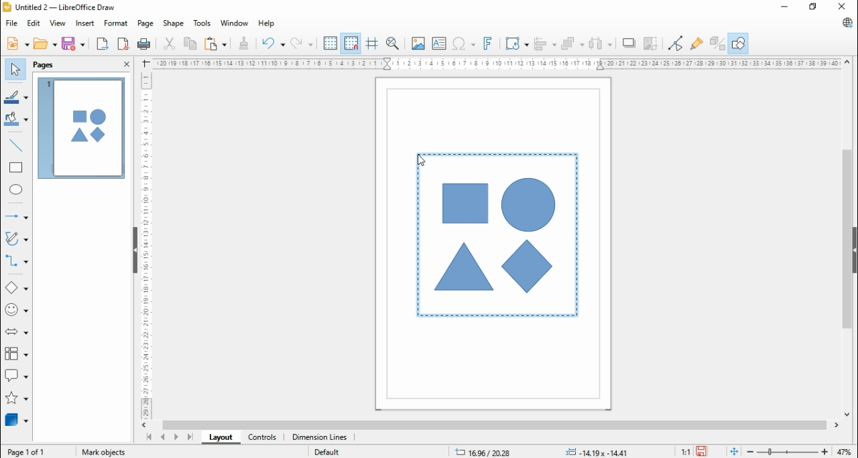  I want to click on mark objects, so click(101, 452).